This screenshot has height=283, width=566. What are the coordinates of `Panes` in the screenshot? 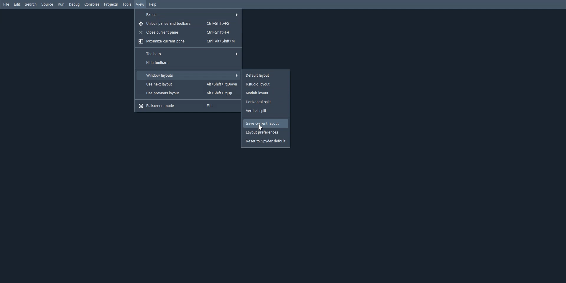 It's located at (188, 15).